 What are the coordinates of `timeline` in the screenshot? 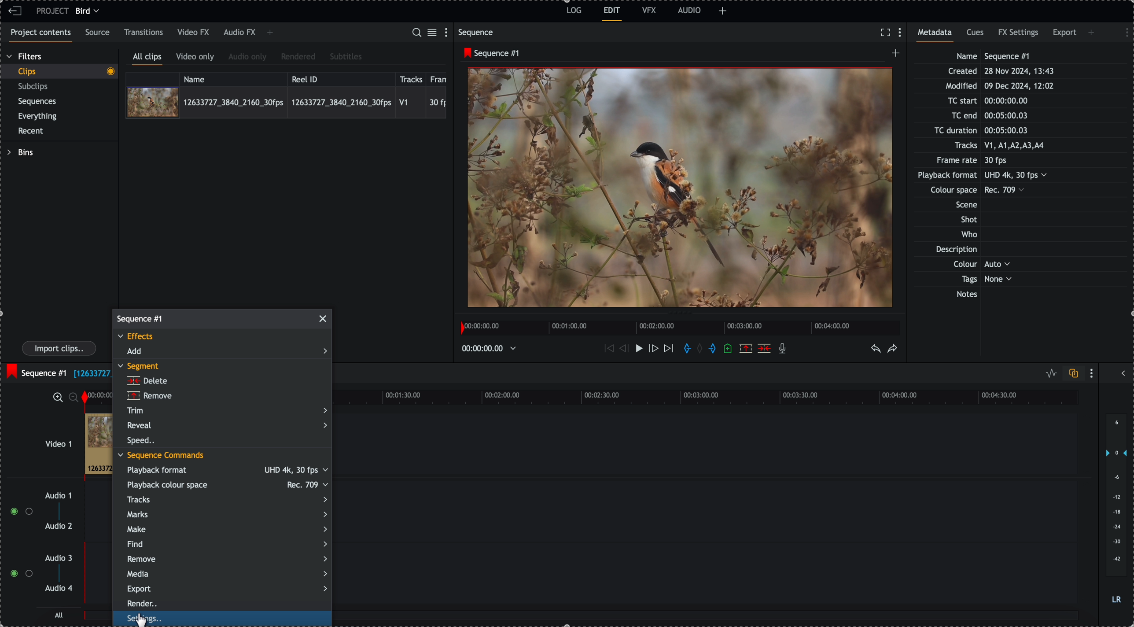 It's located at (682, 327).